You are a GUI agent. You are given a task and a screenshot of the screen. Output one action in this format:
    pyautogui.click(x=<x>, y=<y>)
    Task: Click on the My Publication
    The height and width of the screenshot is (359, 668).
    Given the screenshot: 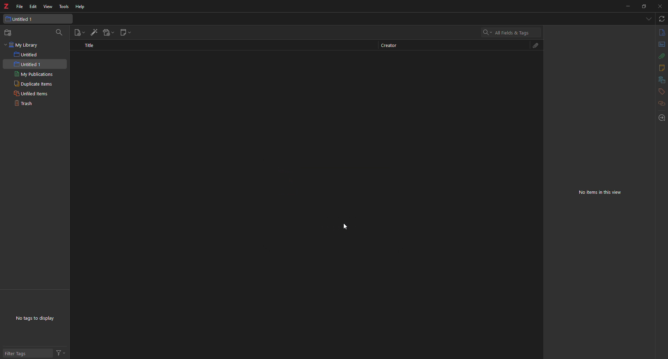 What is the action you would take?
    pyautogui.click(x=32, y=74)
    